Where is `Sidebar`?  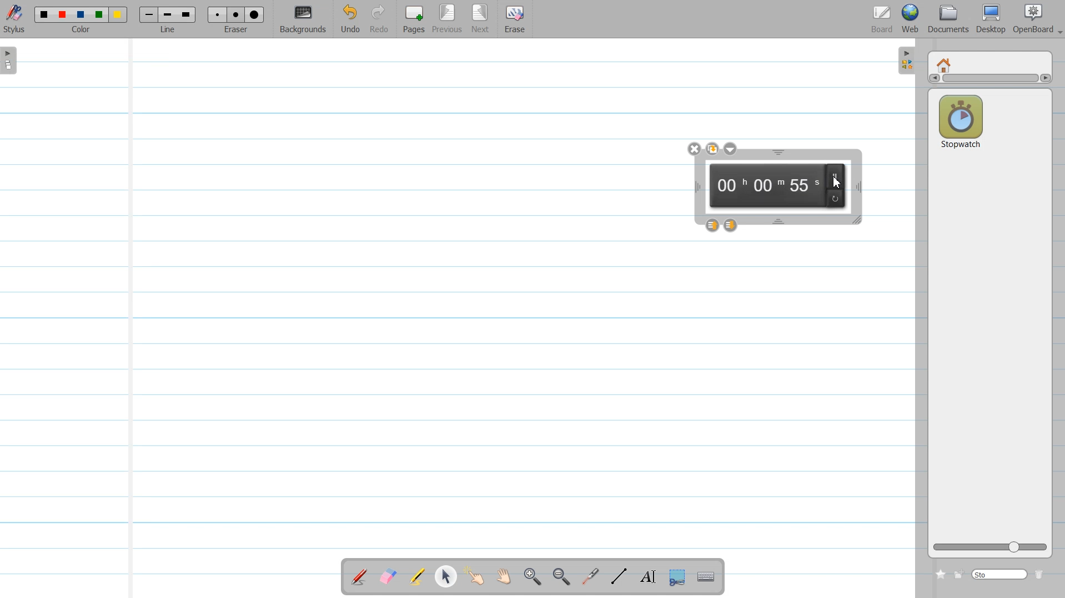
Sidebar is located at coordinates (905, 61).